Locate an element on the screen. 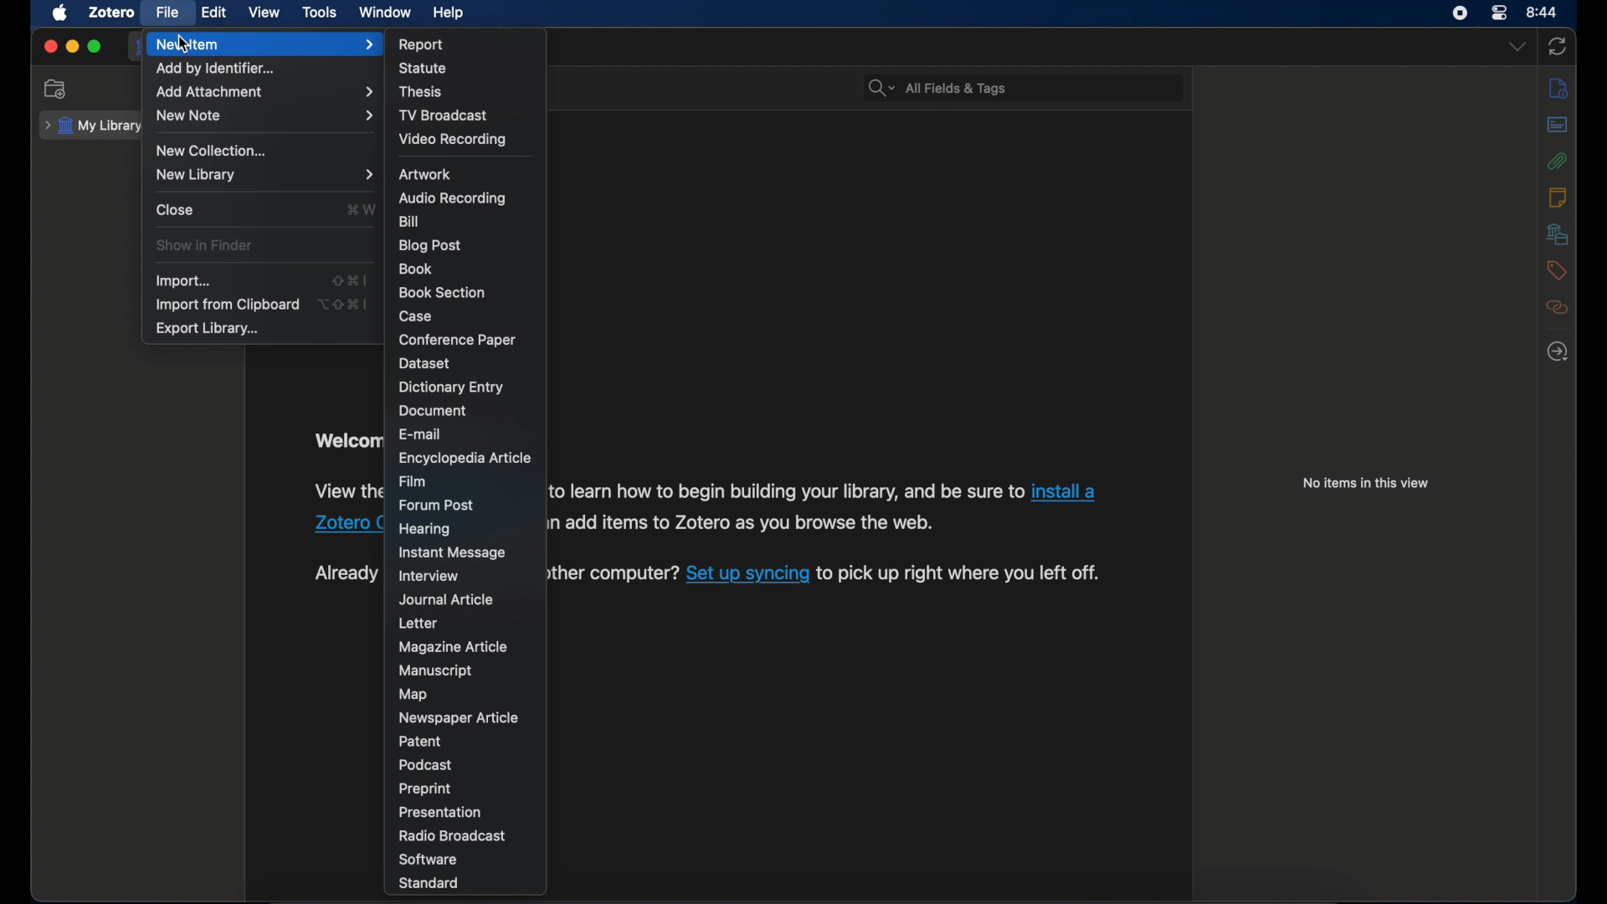 Image resolution: width=1607 pixels, height=904 pixels. window is located at coordinates (383, 13).